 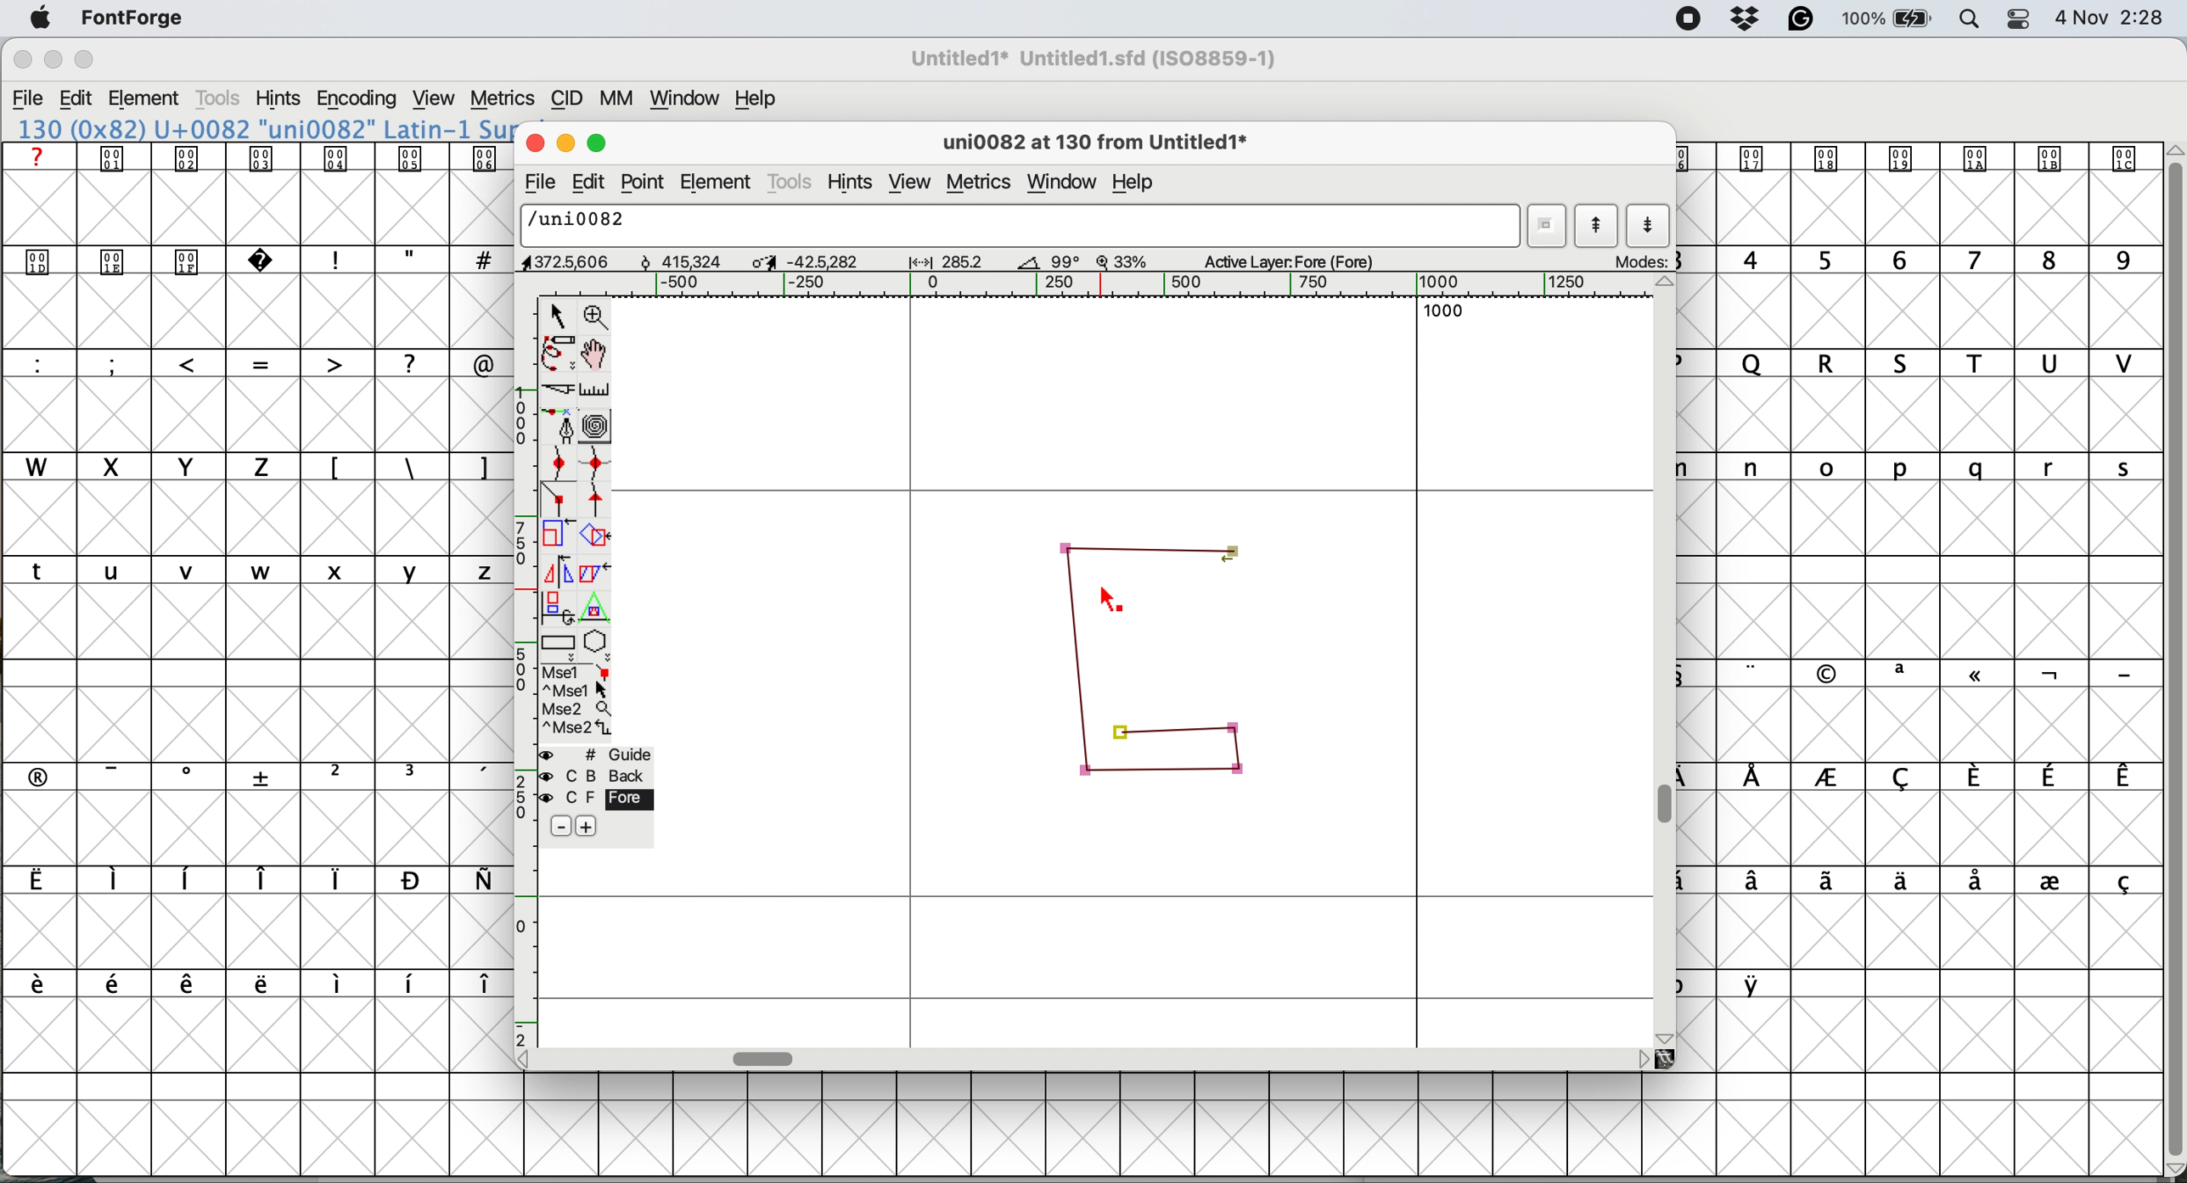 I want to click on scale the selection, so click(x=559, y=537).